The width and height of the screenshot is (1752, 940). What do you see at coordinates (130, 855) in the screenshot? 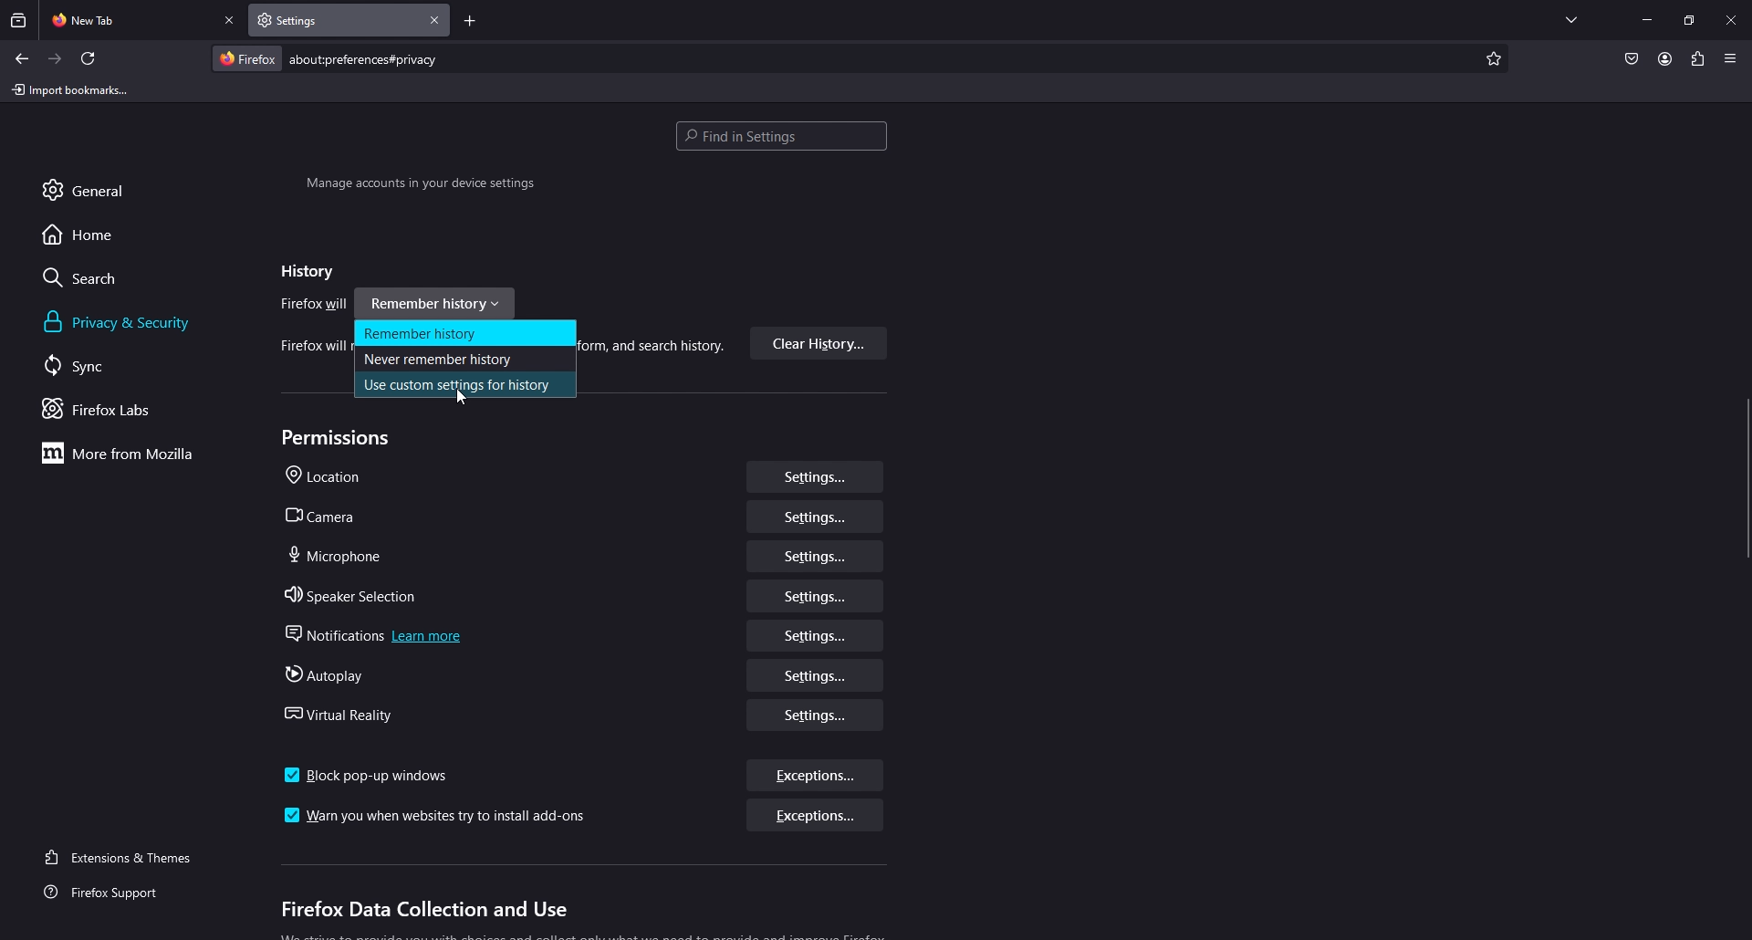
I see `extensions and themes` at bounding box center [130, 855].